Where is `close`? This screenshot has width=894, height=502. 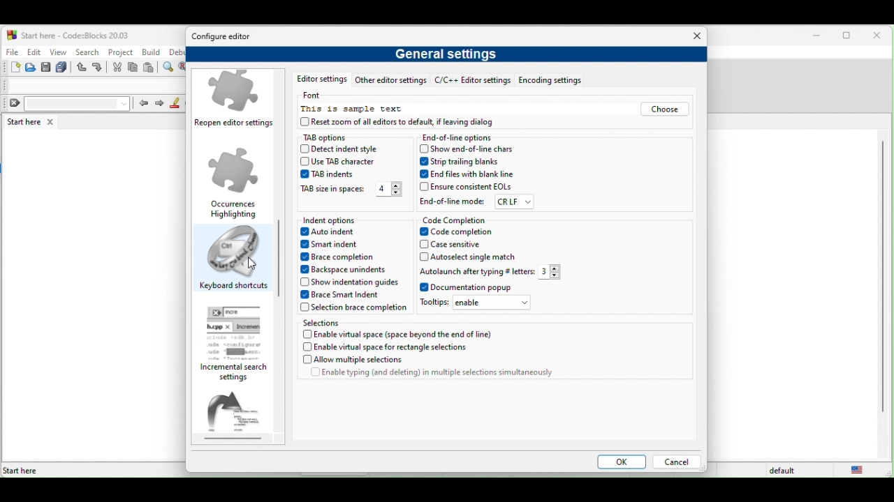 close is located at coordinates (880, 36).